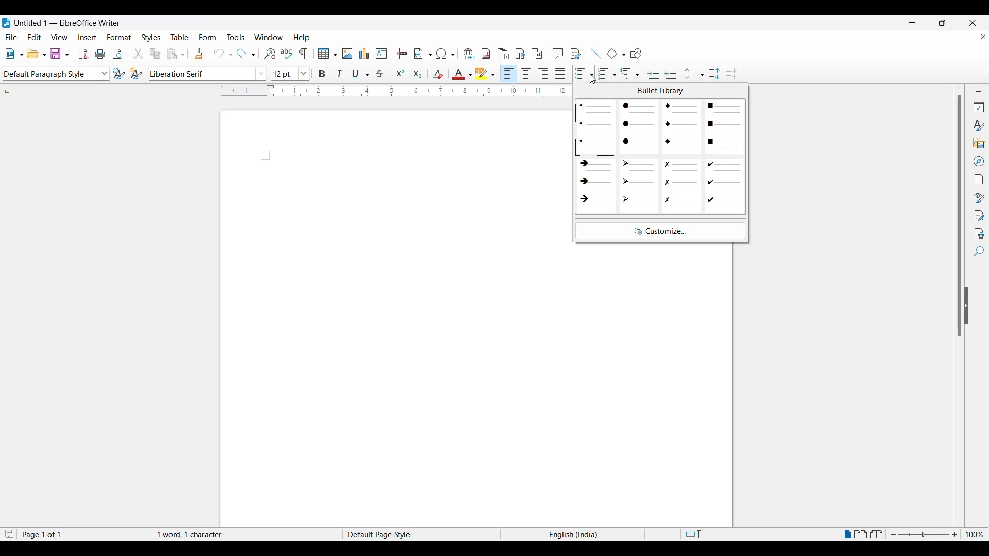 This screenshot has width=989, height=556. What do you see at coordinates (862, 534) in the screenshot?
I see `Multiple page view` at bounding box center [862, 534].